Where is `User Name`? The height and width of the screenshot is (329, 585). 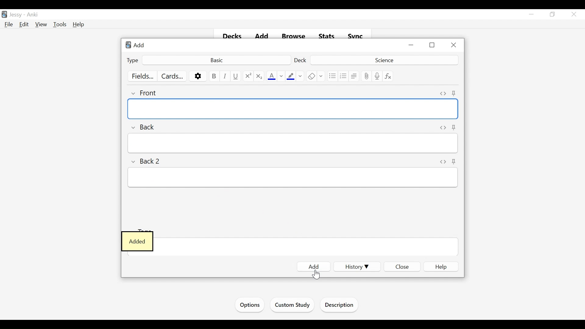 User Name is located at coordinates (17, 15).